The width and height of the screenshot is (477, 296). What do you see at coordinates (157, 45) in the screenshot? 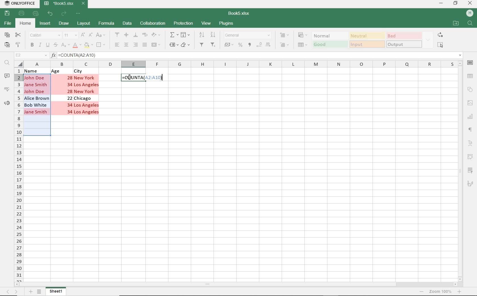
I see `MERGE & CENTER` at bounding box center [157, 45].